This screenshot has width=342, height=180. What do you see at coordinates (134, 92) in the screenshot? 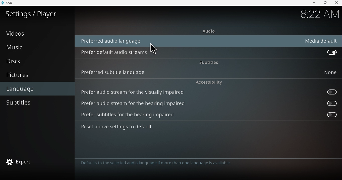
I see `Prefer audio stream for the visually impaired` at bounding box center [134, 92].